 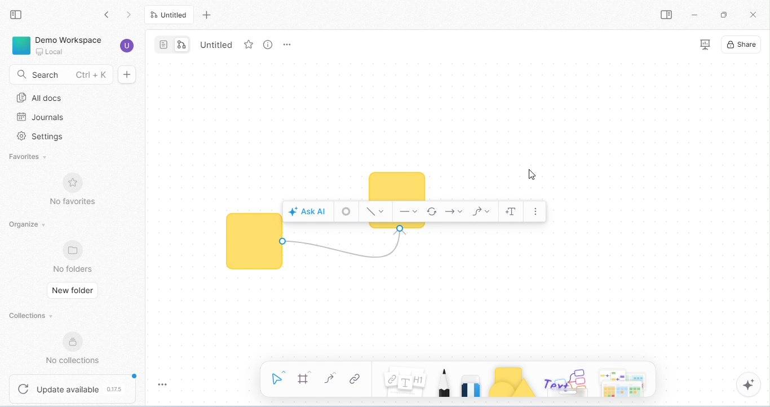 What do you see at coordinates (74, 388) in the screenshot?
I see `update available` at bounding box center [74, 388].